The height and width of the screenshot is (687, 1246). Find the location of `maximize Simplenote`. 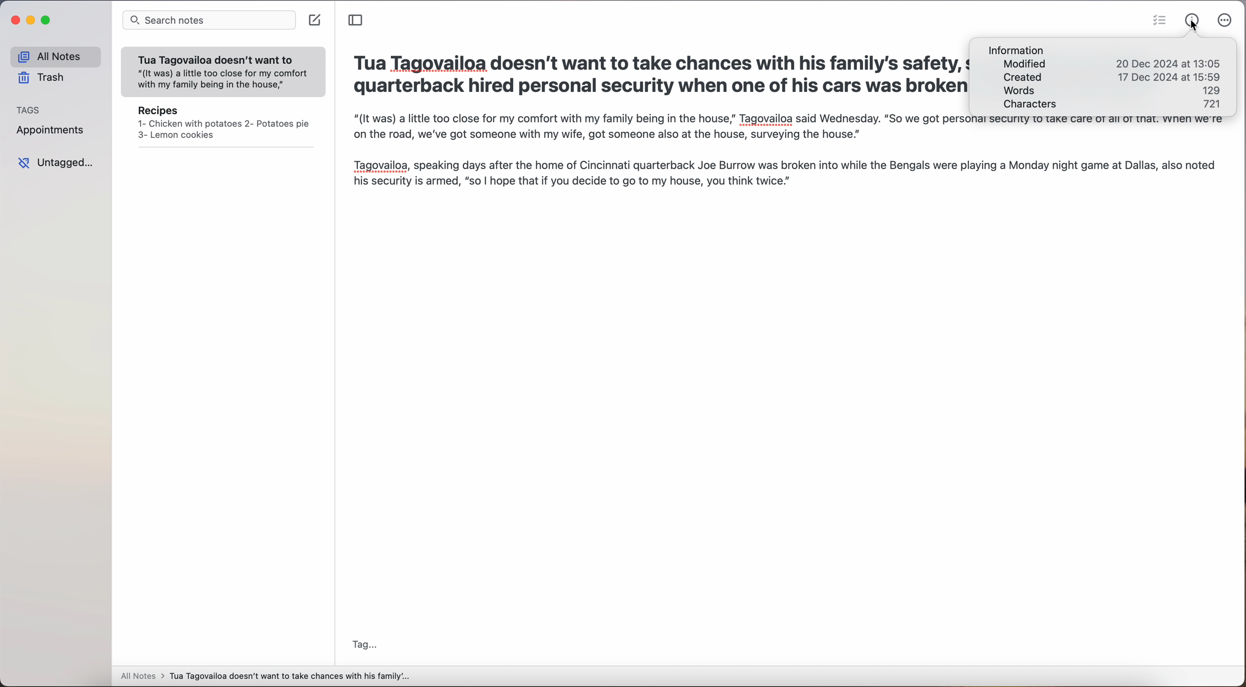

maximize Simplenote is located at coordinates (47, 20).